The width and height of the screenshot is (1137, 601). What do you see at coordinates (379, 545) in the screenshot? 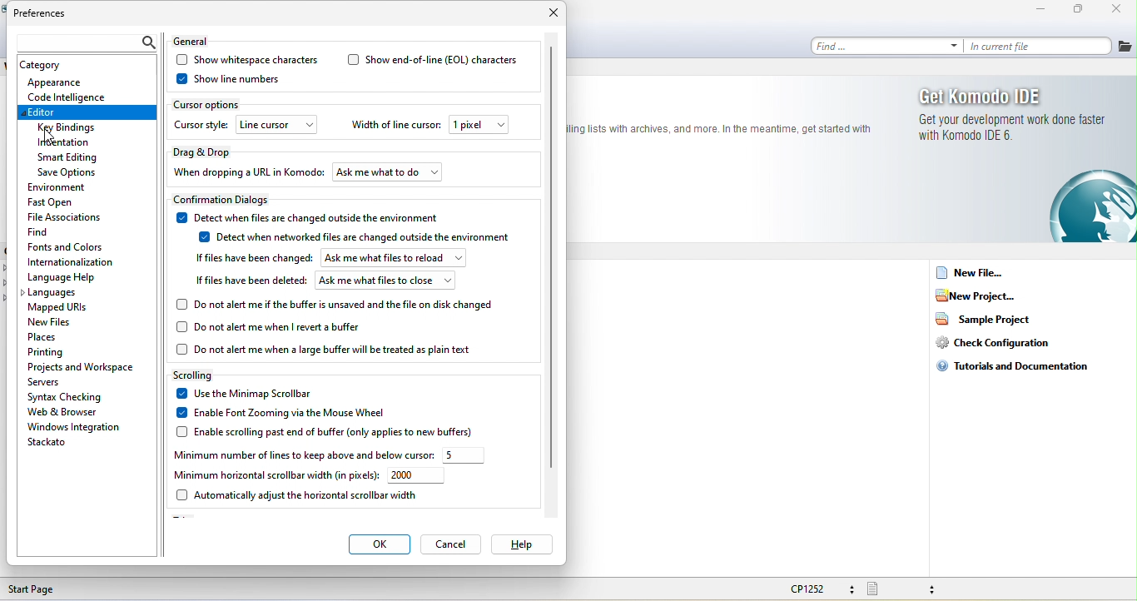
I see `ok` at bounding box center [379, 545].